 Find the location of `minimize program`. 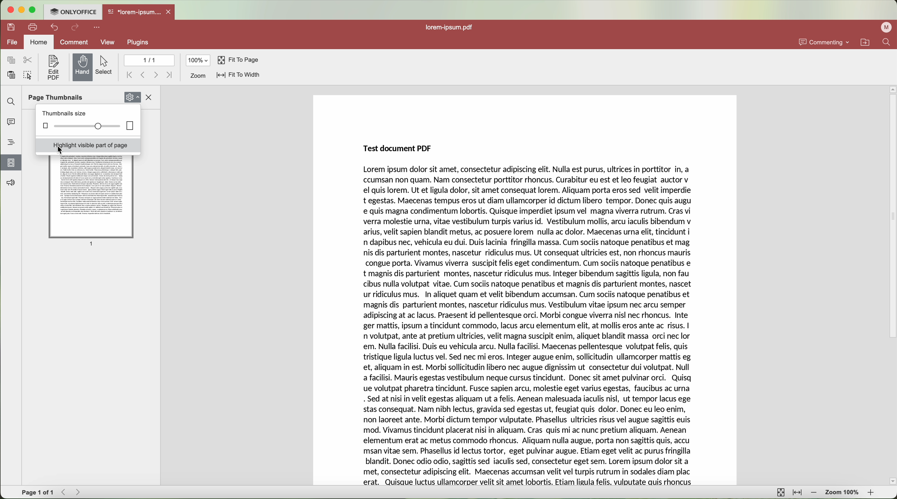

minimize program is located at coordinates (20, 10).